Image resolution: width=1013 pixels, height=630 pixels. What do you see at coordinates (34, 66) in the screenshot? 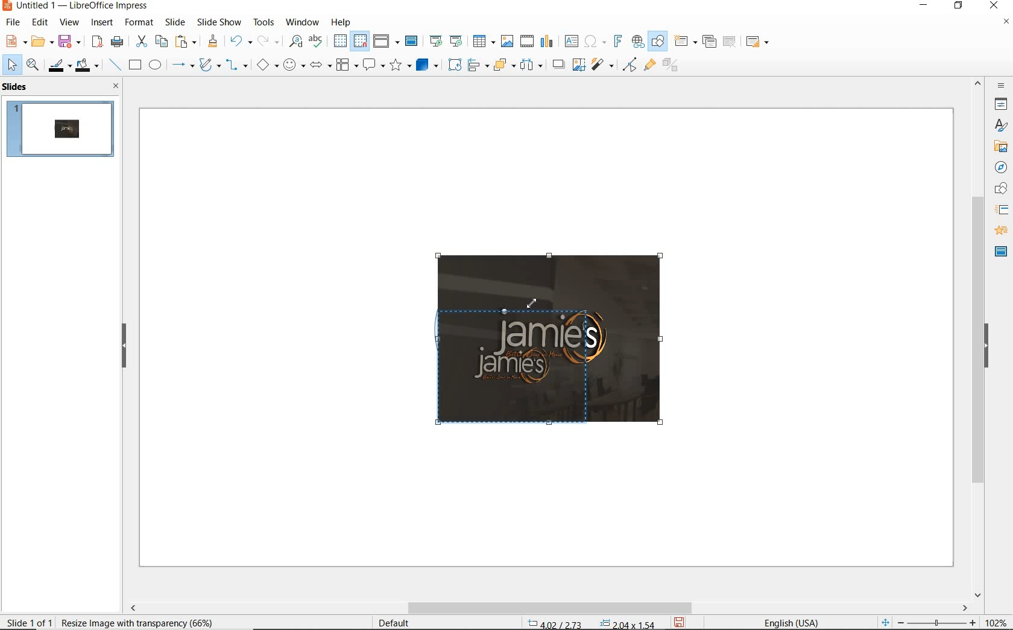
I see `zoom & pan` at bounding box center [34, 66].